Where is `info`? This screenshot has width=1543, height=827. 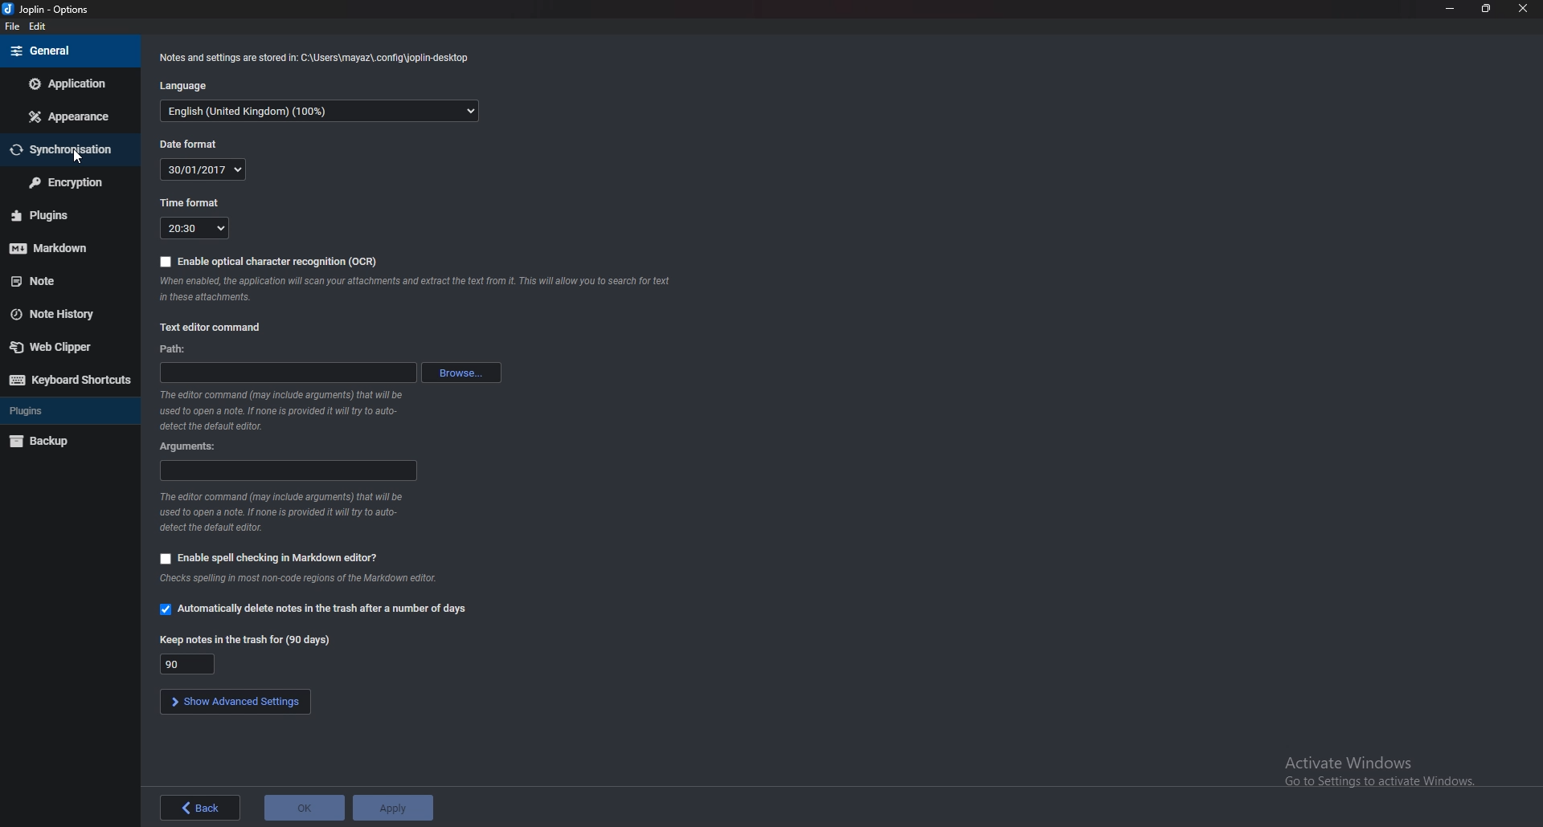
info is located at coordinates (415, 289).